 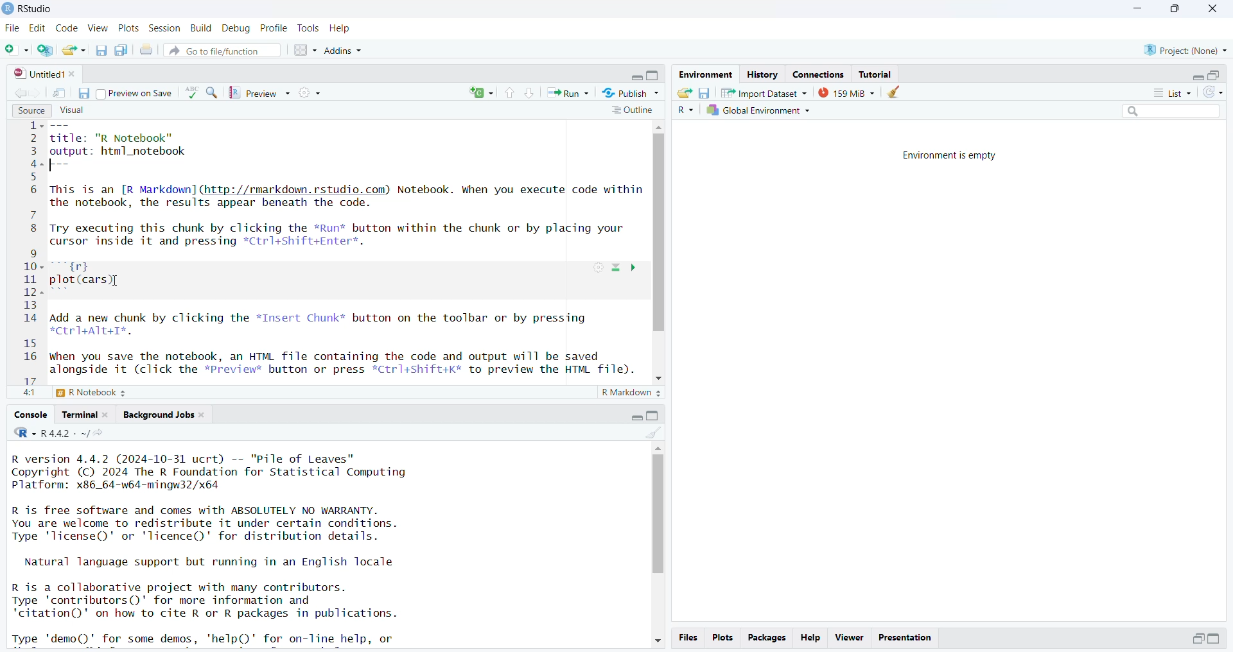 I want to click on view the current working directory, so click(x=101, y=432).